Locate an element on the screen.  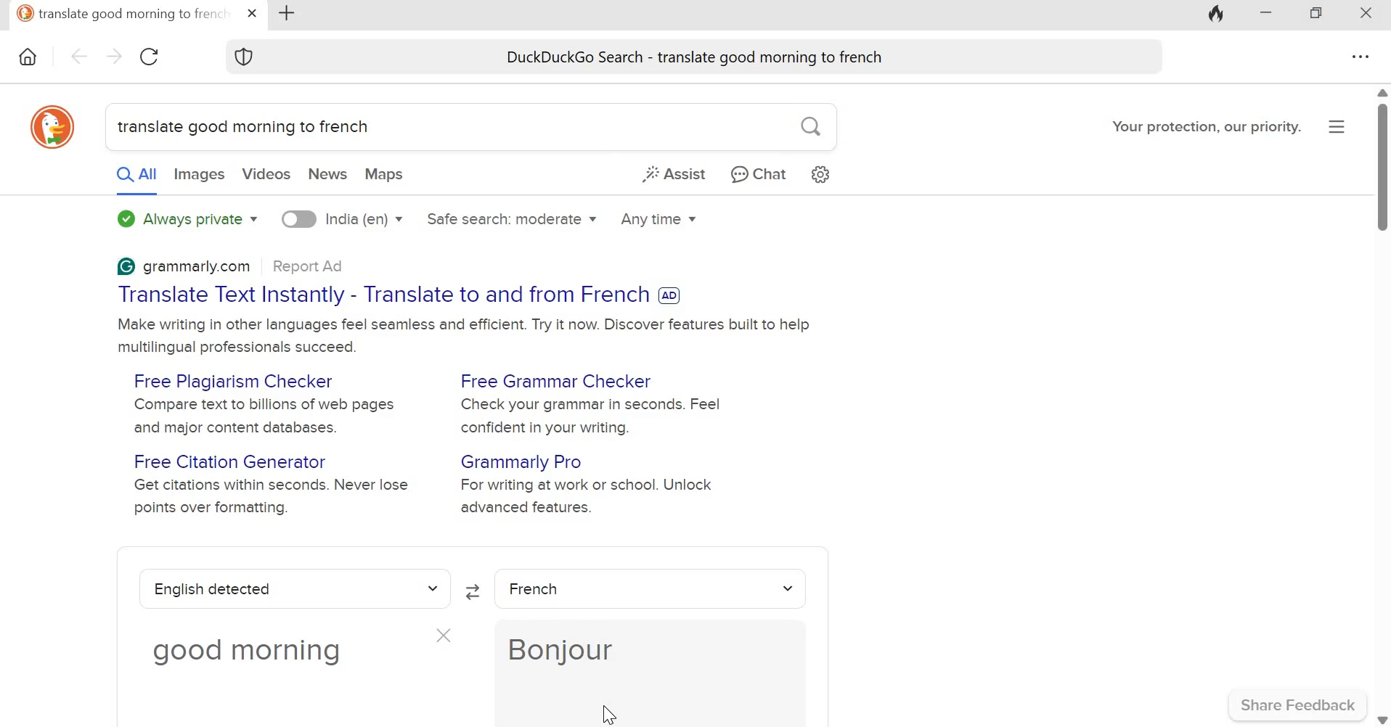
Fire icon is located at coordinates (1220, 14).